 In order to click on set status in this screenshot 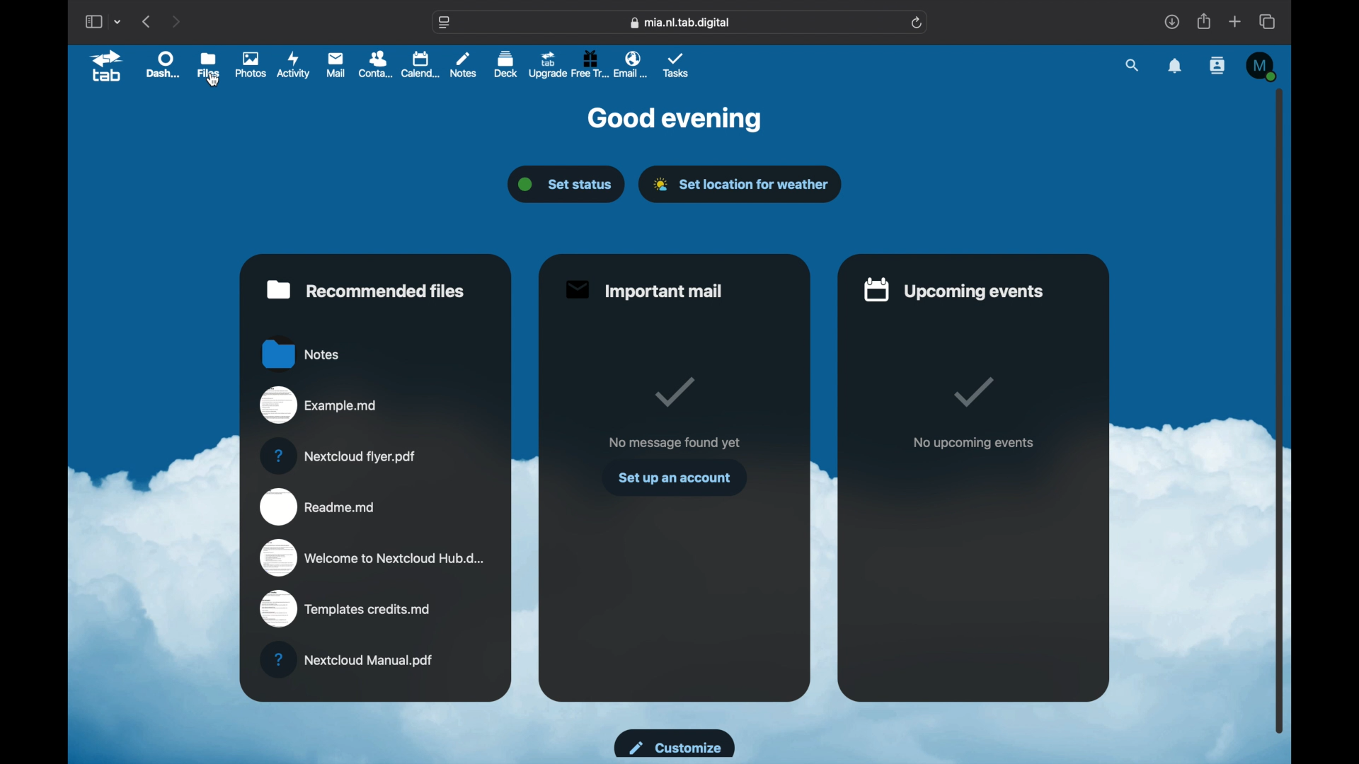, I will do `click(565, 185)`.